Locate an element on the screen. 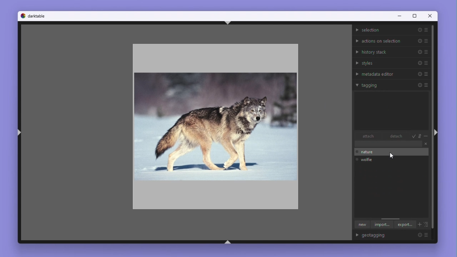 This screenshot has height=257, width=457. ctrl+shift+t is located at coordinates (228, 22).